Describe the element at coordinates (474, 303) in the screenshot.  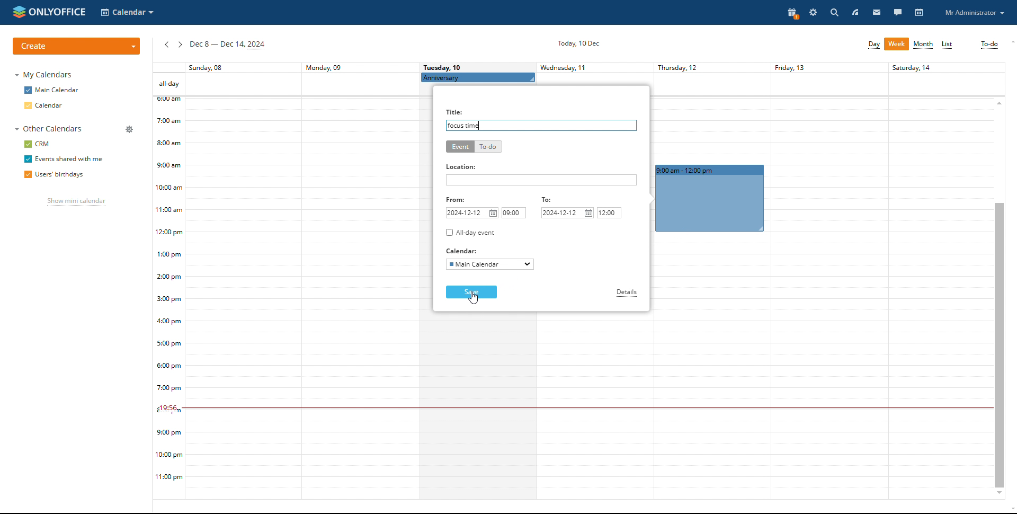
I see `mouse pointer` at that location.